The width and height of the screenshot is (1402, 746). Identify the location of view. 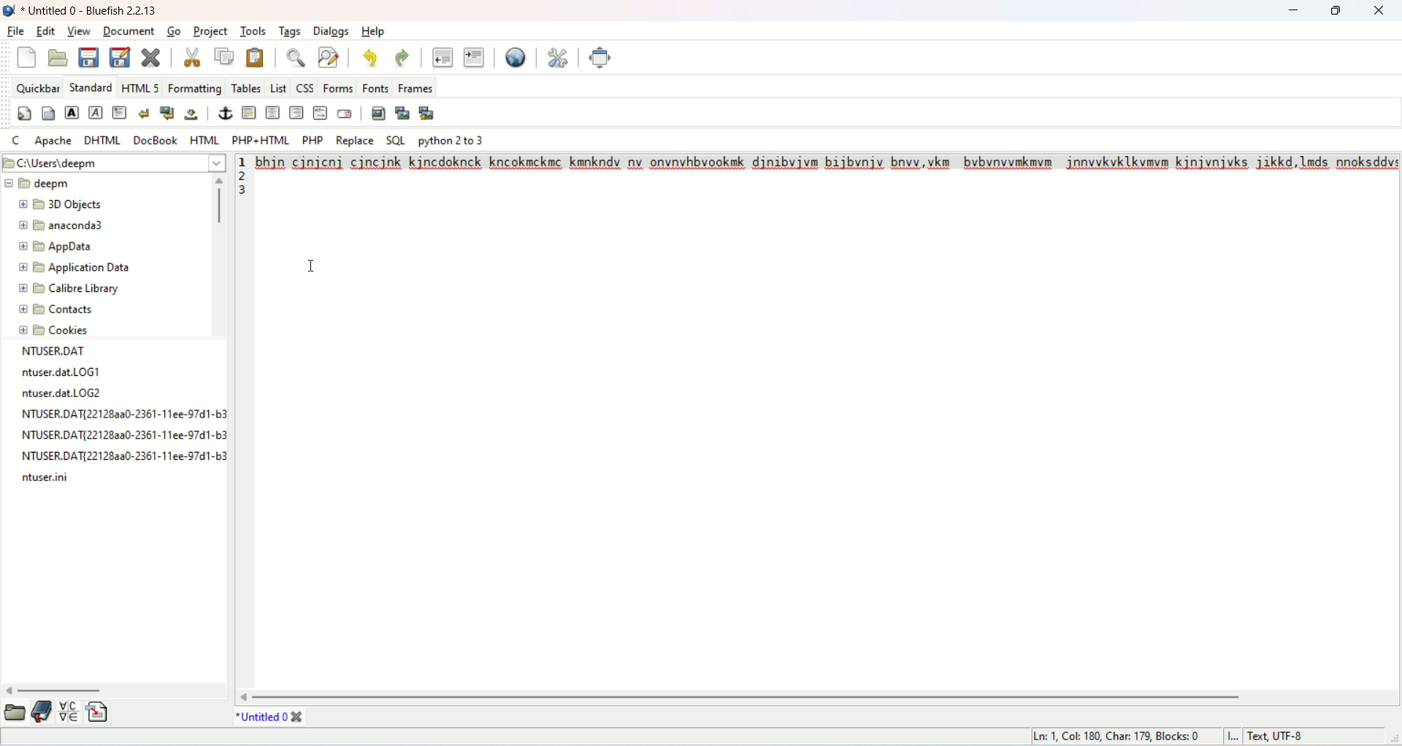
(79, 30).